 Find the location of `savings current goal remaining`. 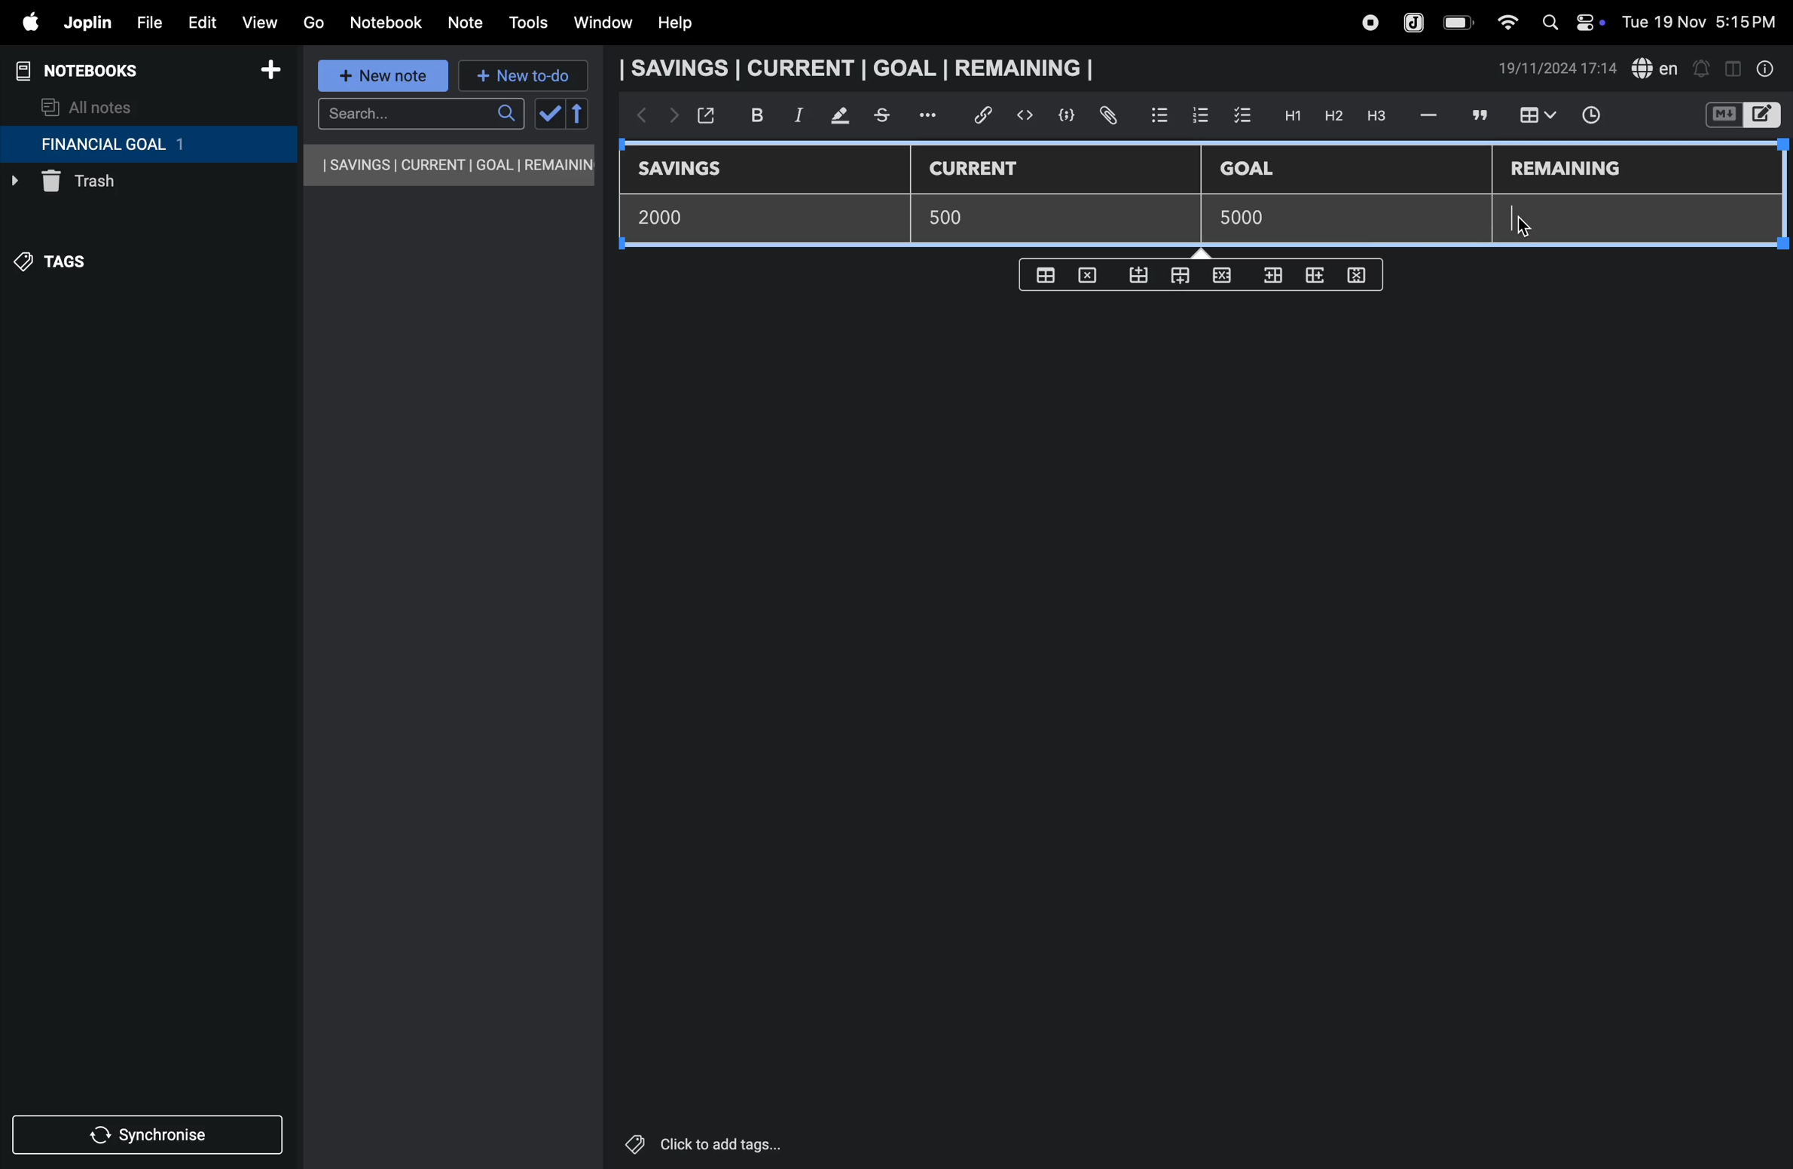

savings current goal remaining is located at coordinates (451, 165).